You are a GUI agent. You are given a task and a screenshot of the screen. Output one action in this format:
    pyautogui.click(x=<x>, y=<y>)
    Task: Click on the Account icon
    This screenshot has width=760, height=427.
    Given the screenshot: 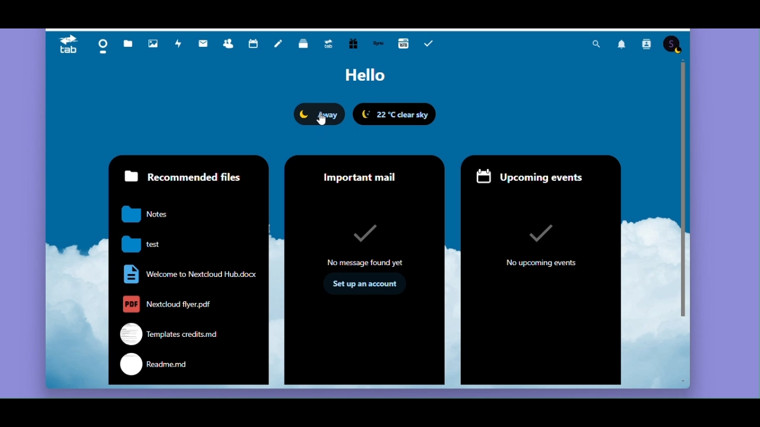 What is the action you would take?
    pyautogui.click(x=673, y=45)
    